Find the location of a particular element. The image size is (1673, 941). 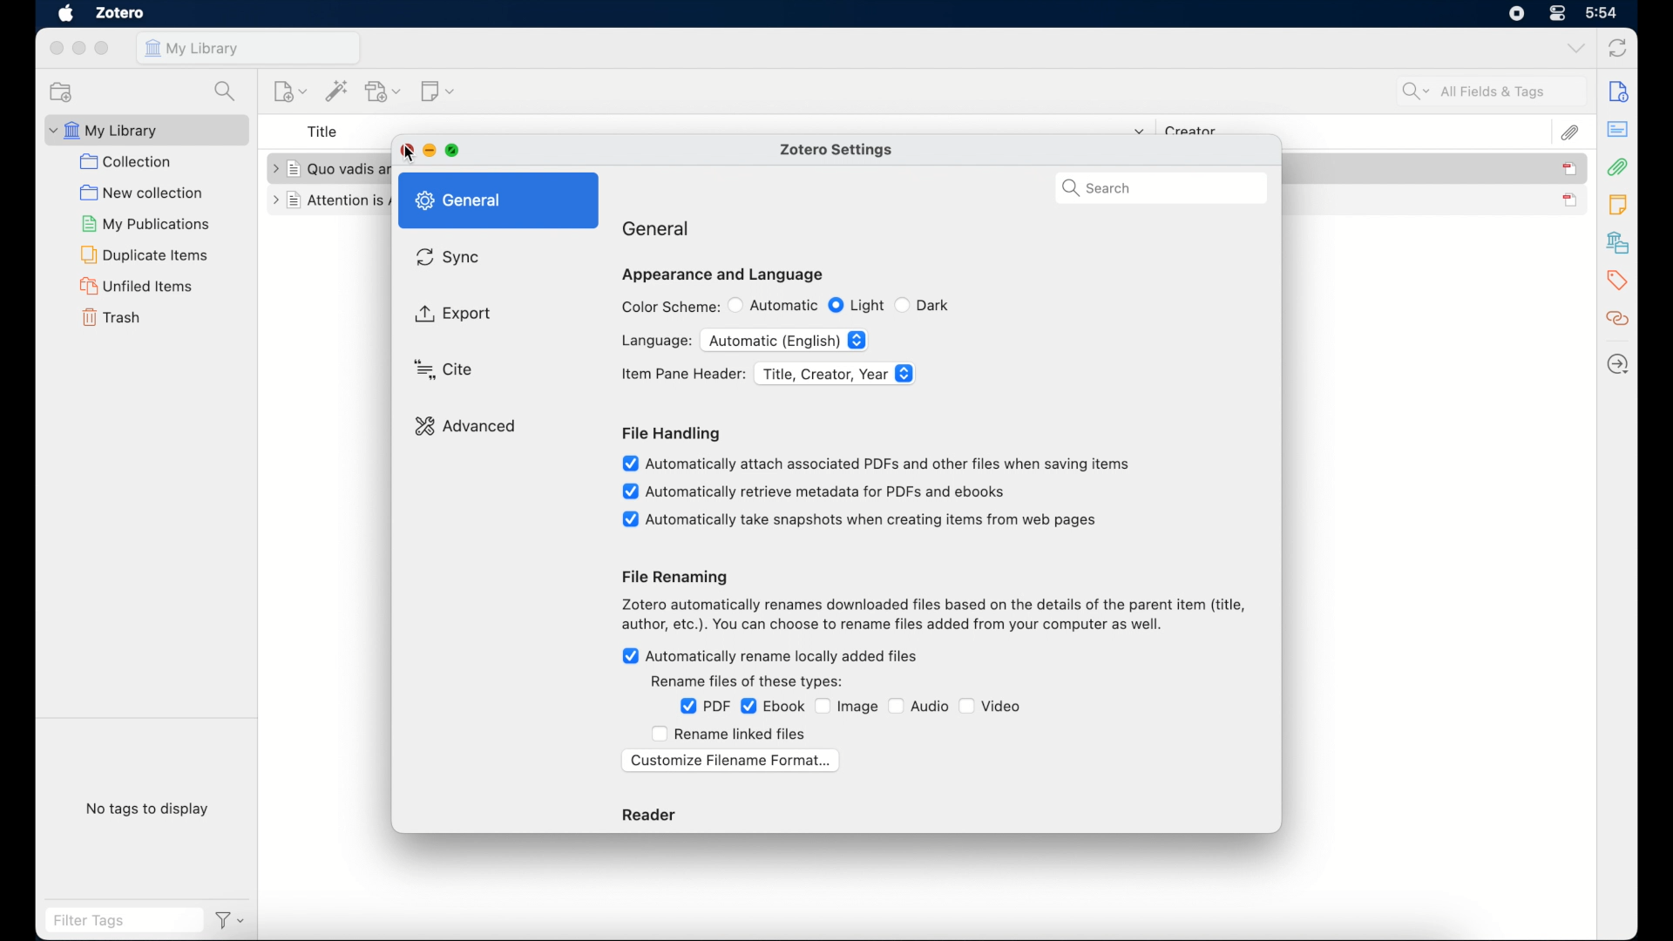

customize filename format is located at coordinates (728, 762).